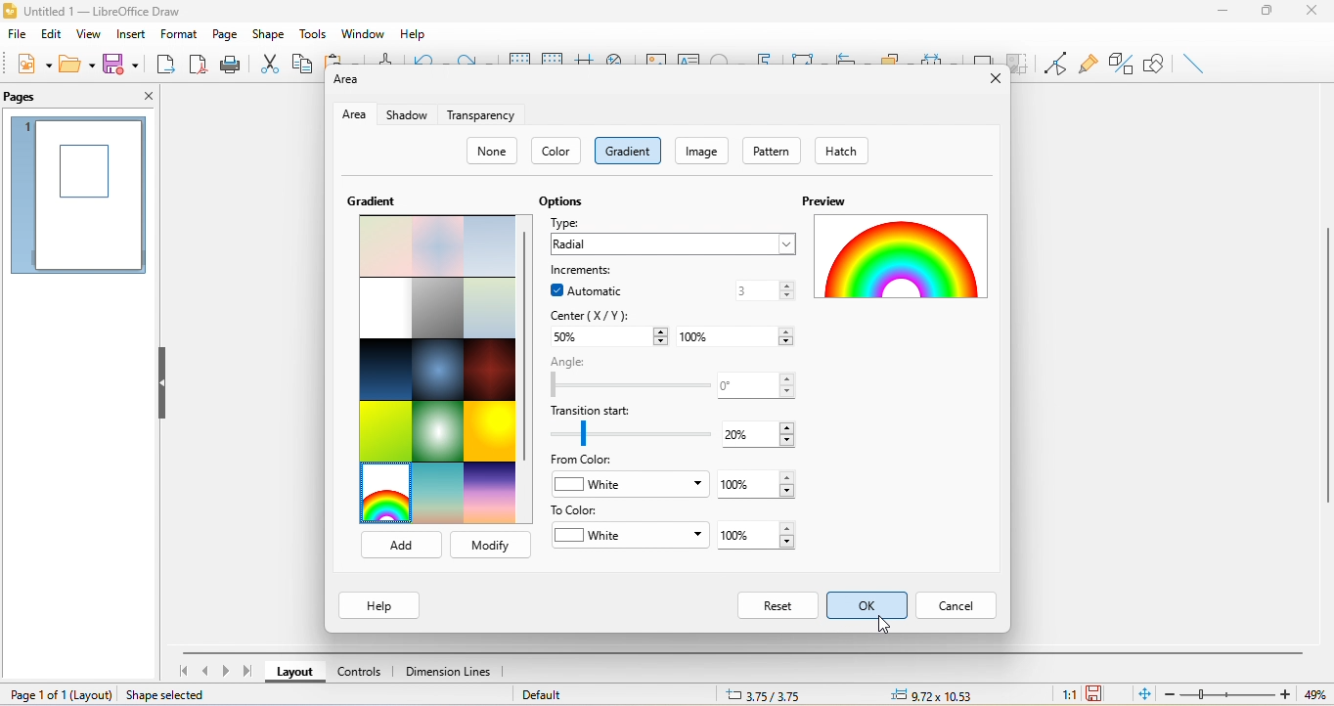  I want to click on pattern, so click(773, 150).